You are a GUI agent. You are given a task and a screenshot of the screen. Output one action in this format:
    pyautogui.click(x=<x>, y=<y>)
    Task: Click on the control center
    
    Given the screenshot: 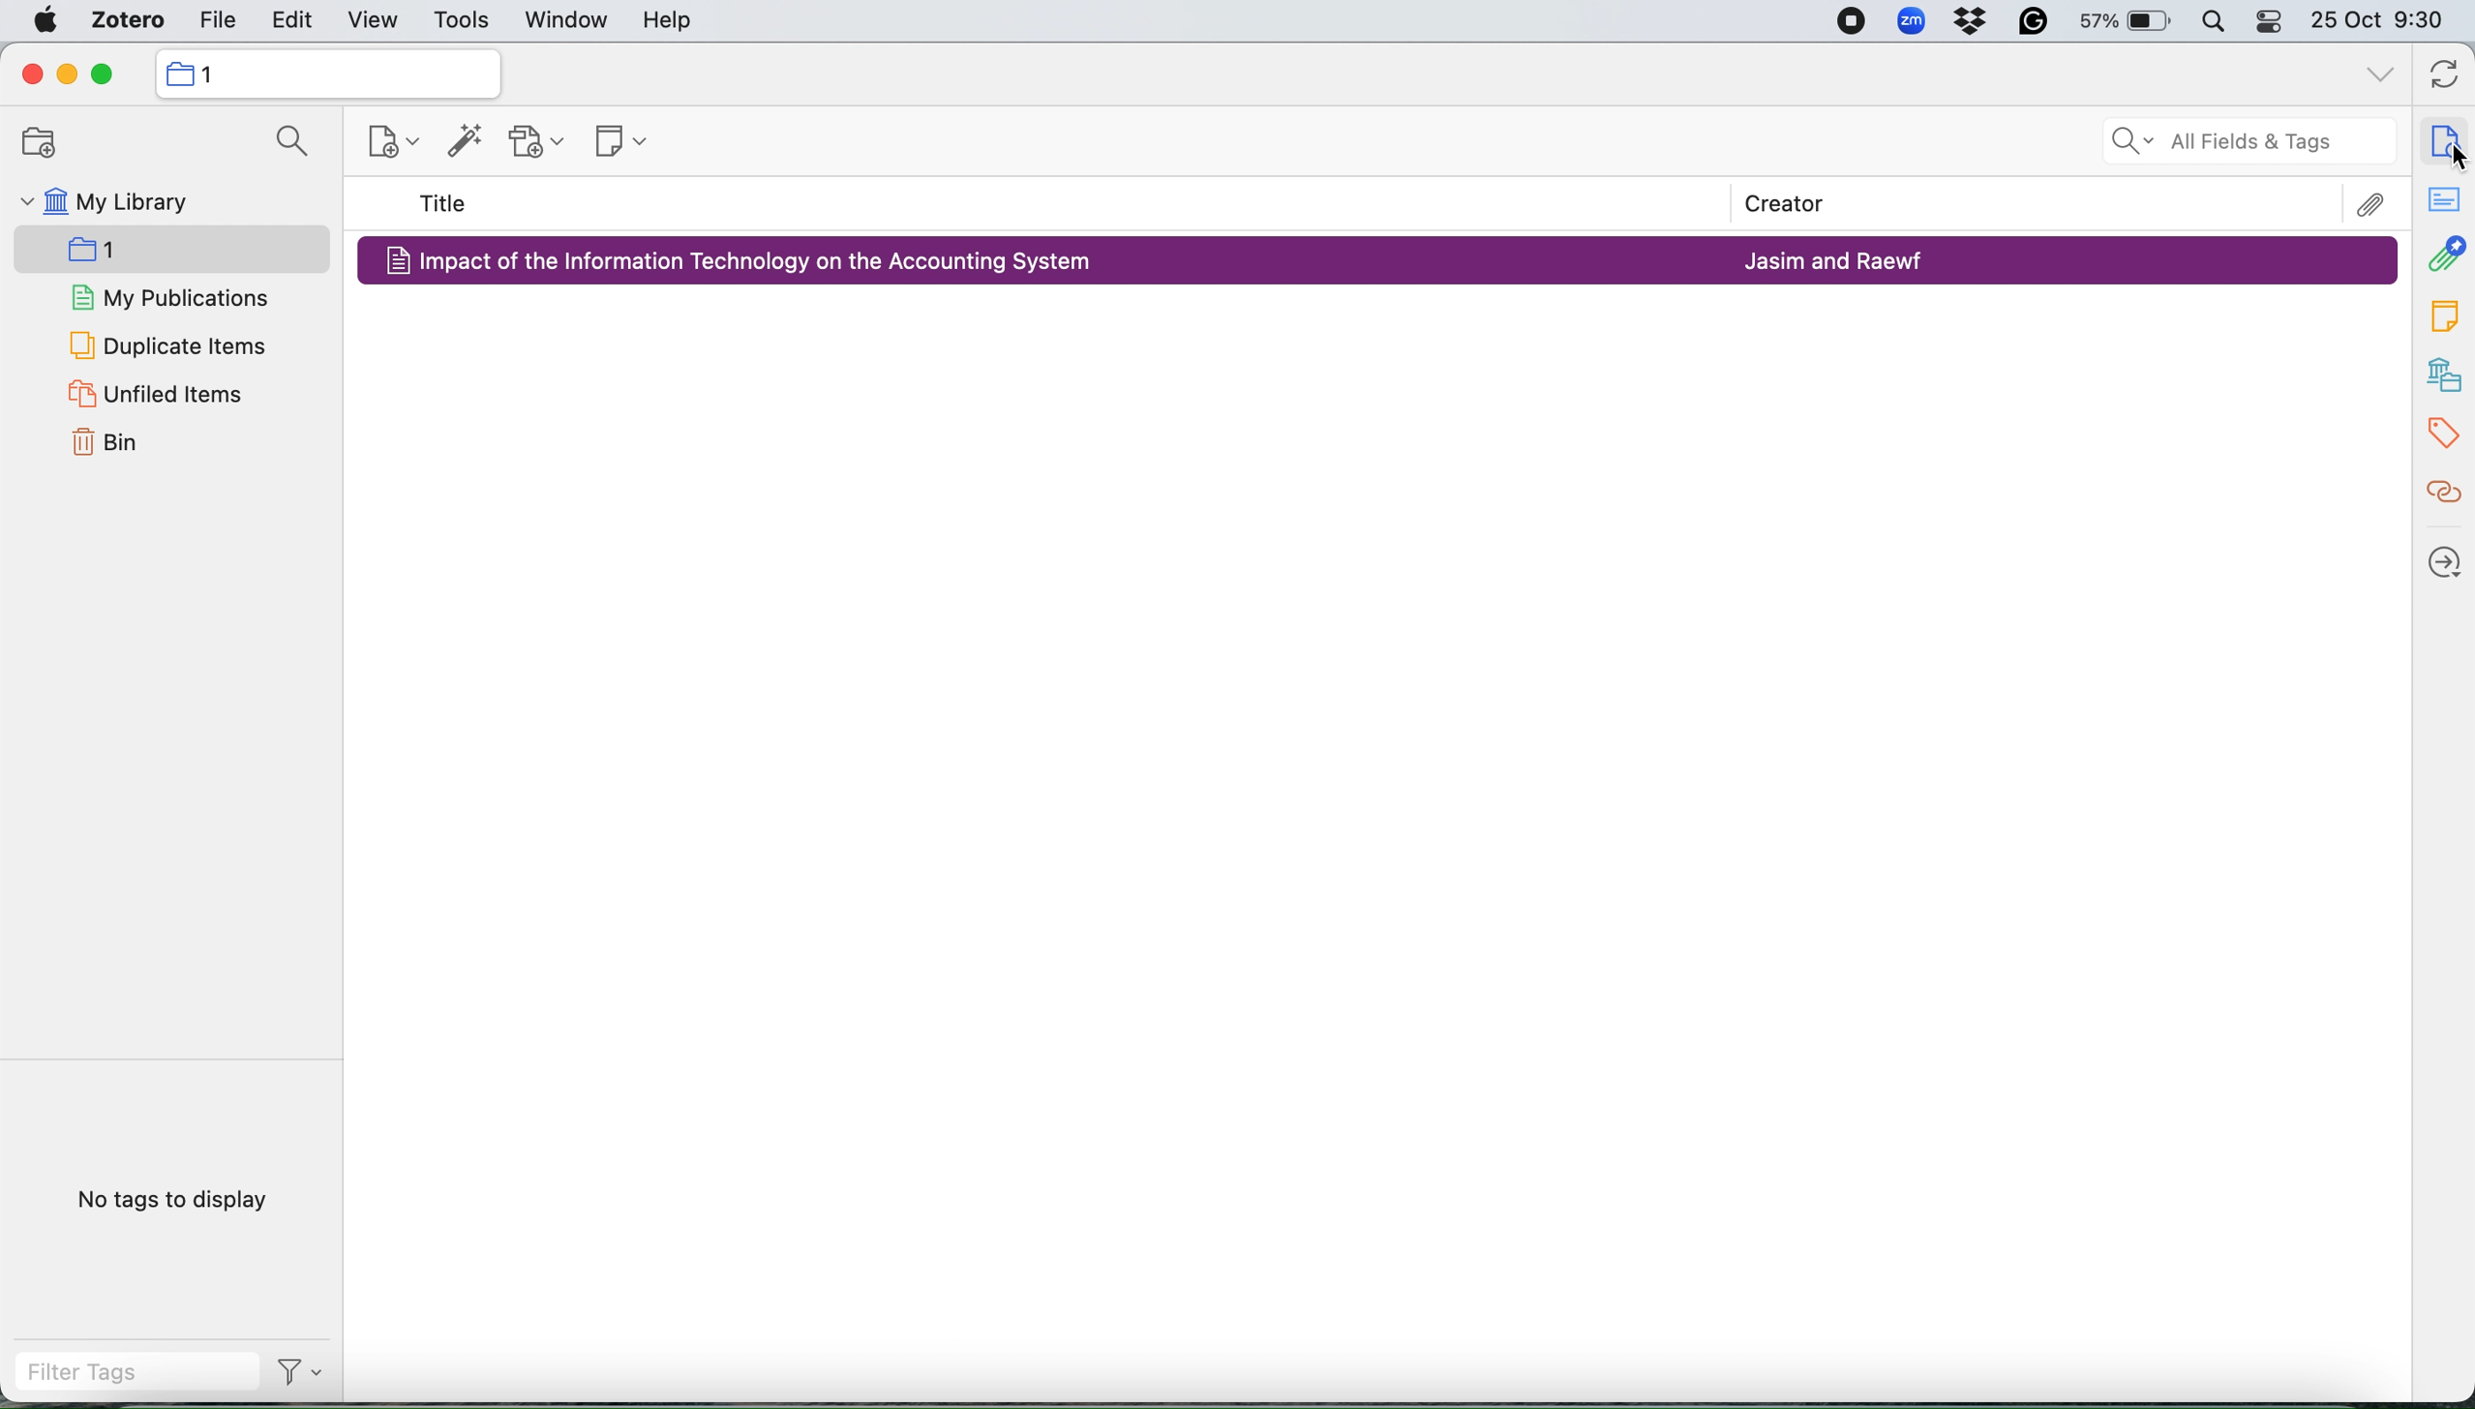 What is the action you would take?
    pyautogui.click(x=2267, y=21)
    